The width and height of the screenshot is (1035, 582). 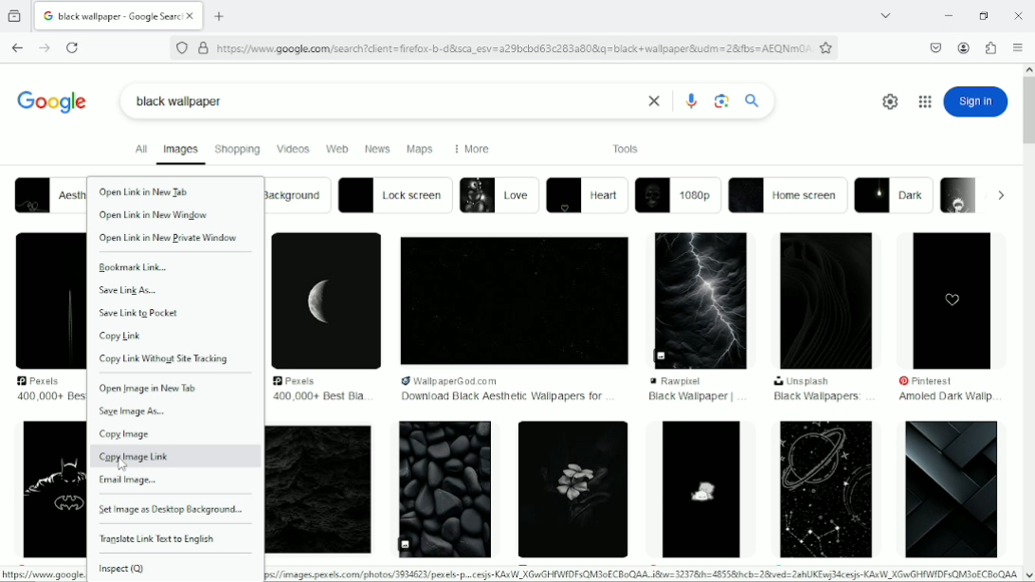 What do you see at coordinates (1001, 195) in the screenshot?
I see `dropdown` at bounding box center [1001, 195].